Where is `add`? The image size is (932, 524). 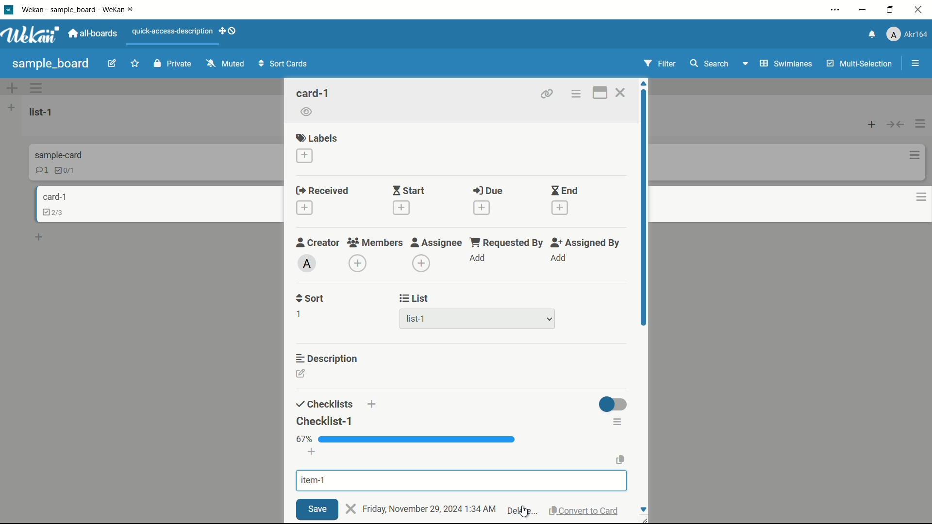 add is located at coordinates (560, 260).